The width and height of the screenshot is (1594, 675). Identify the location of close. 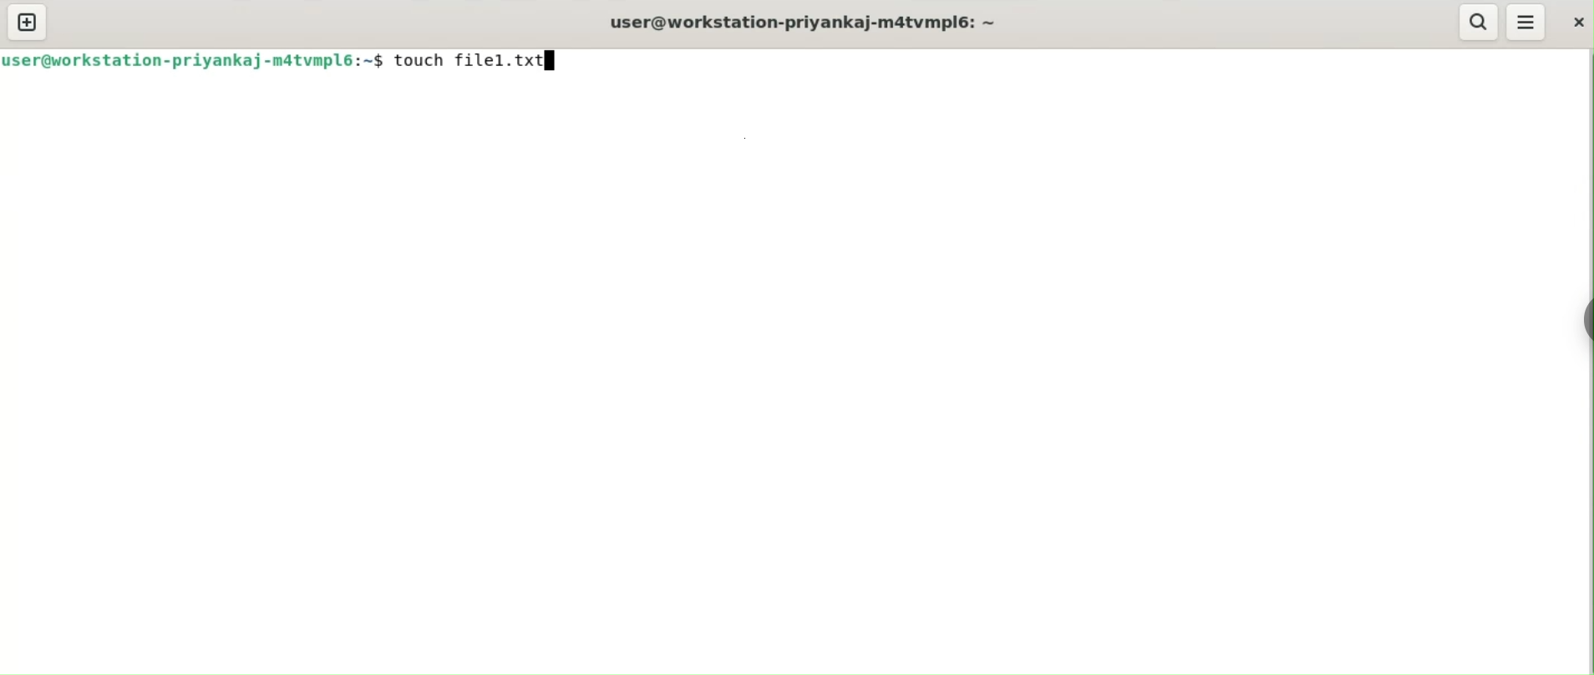
(1580, 24).